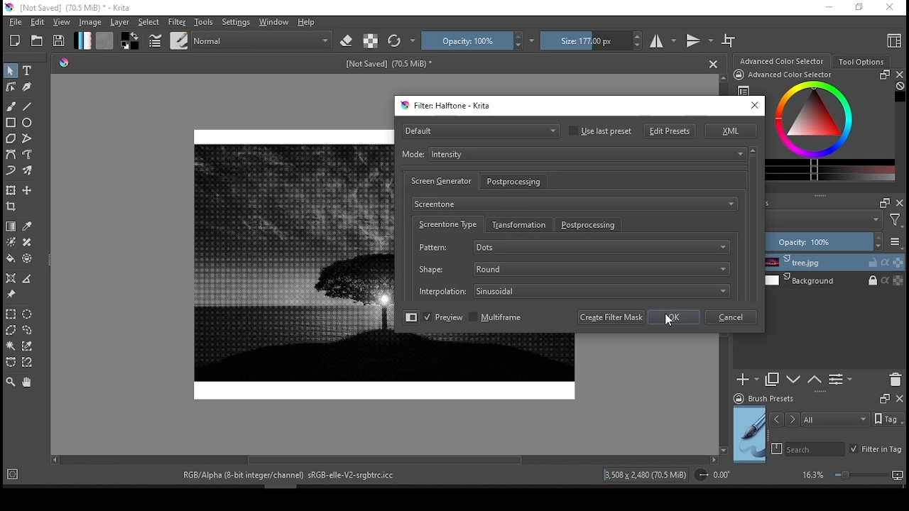 The height and width of the screenshot is (511, 909). Describe the element at coordinates (27, 346) in the screenshot. I see `similar color selection tool` at that location.